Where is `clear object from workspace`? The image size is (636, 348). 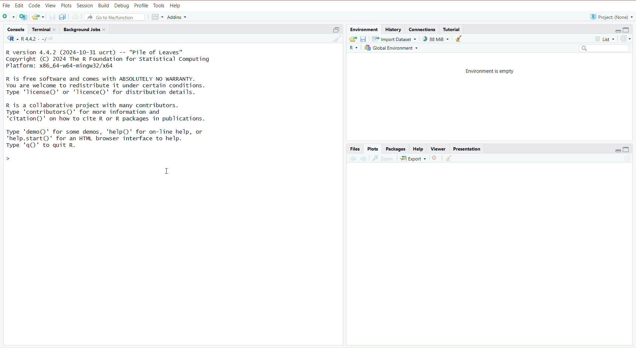 clear object from workspace is located at coordinates (459, 39).